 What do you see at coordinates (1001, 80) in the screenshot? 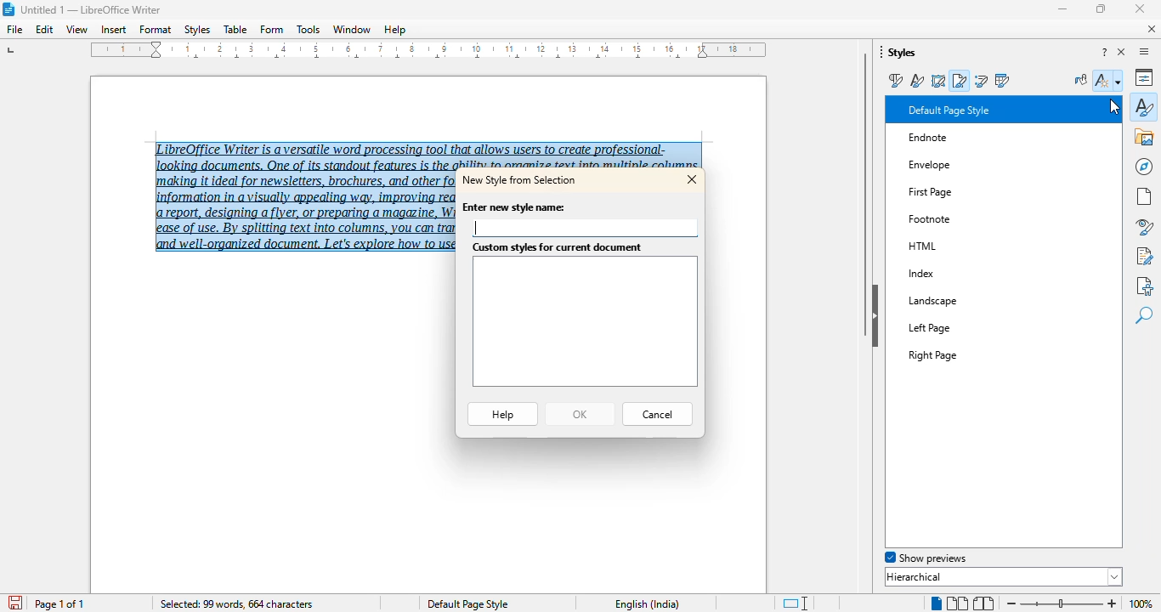
I see `table styles` at bounding box center [1001, 80].